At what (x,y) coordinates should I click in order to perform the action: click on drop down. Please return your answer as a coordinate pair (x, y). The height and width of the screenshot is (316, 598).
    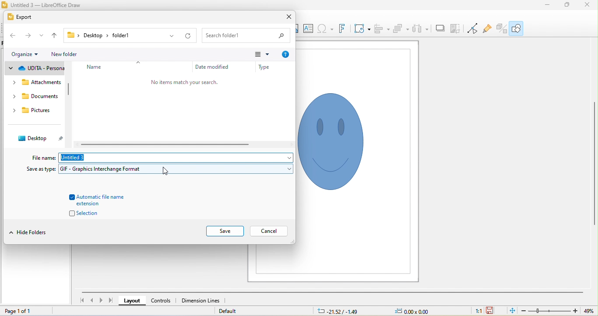
    Looking at the image, I should click on (41, 35).